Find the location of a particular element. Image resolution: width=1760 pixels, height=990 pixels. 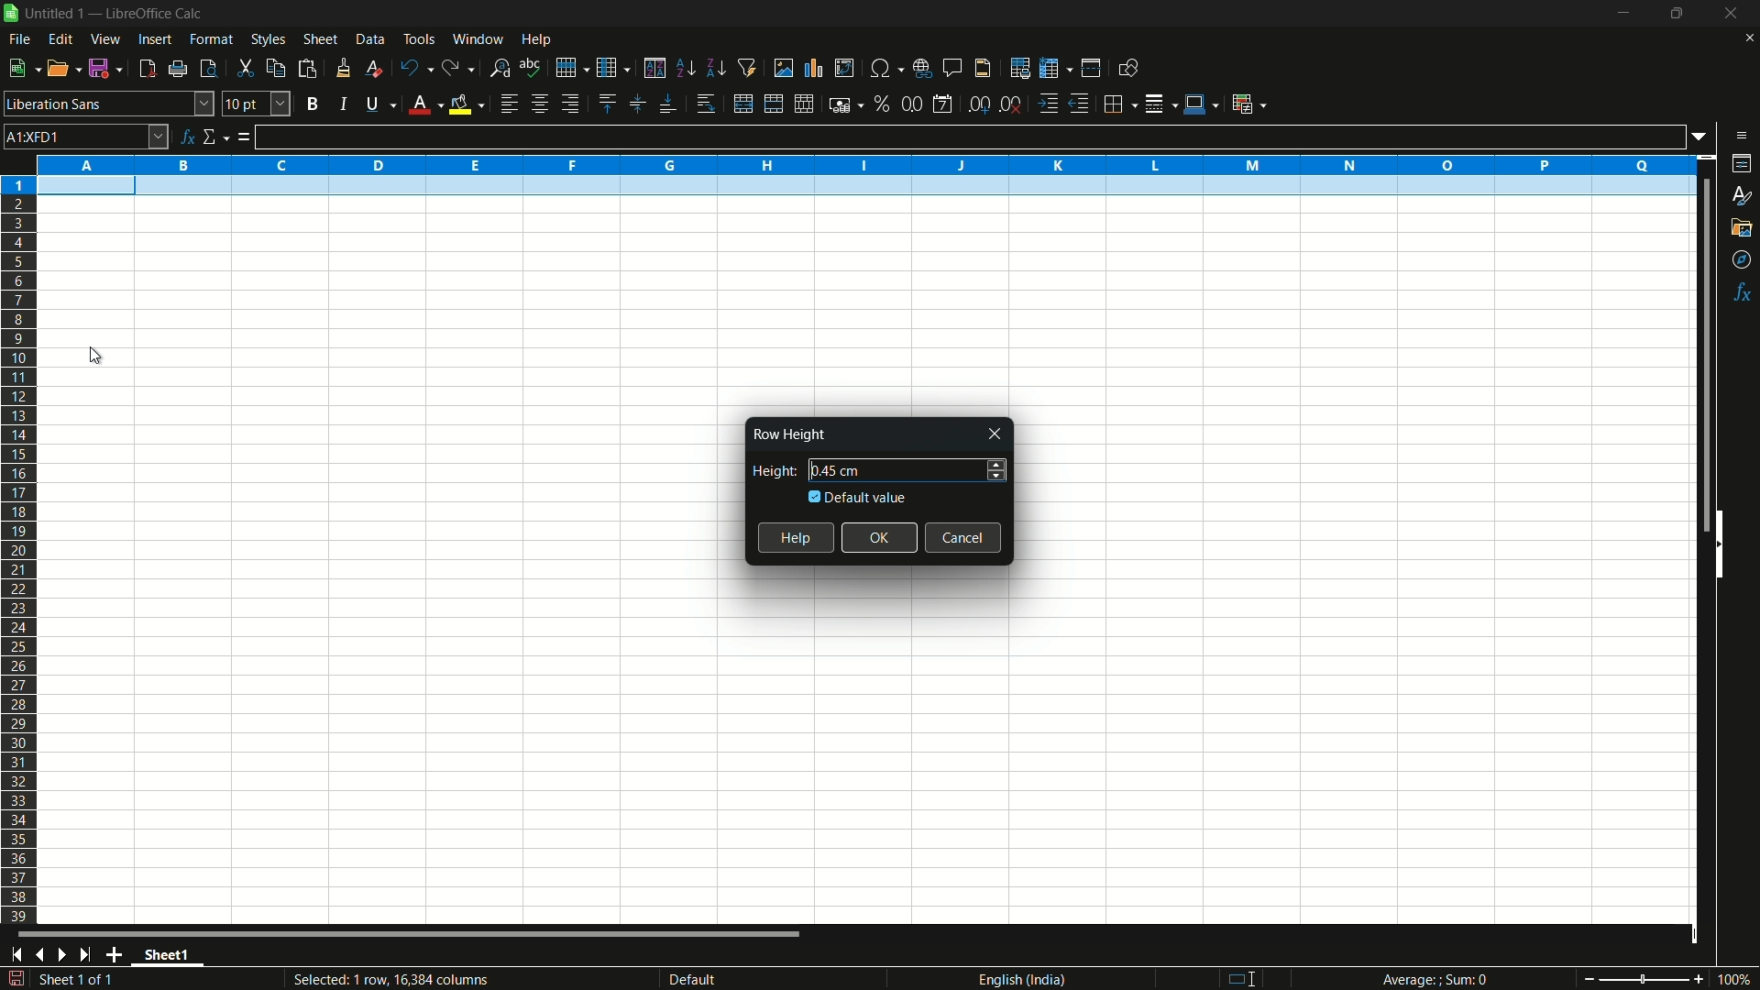

scroll to last sheet is located at coordinates (91, 955).